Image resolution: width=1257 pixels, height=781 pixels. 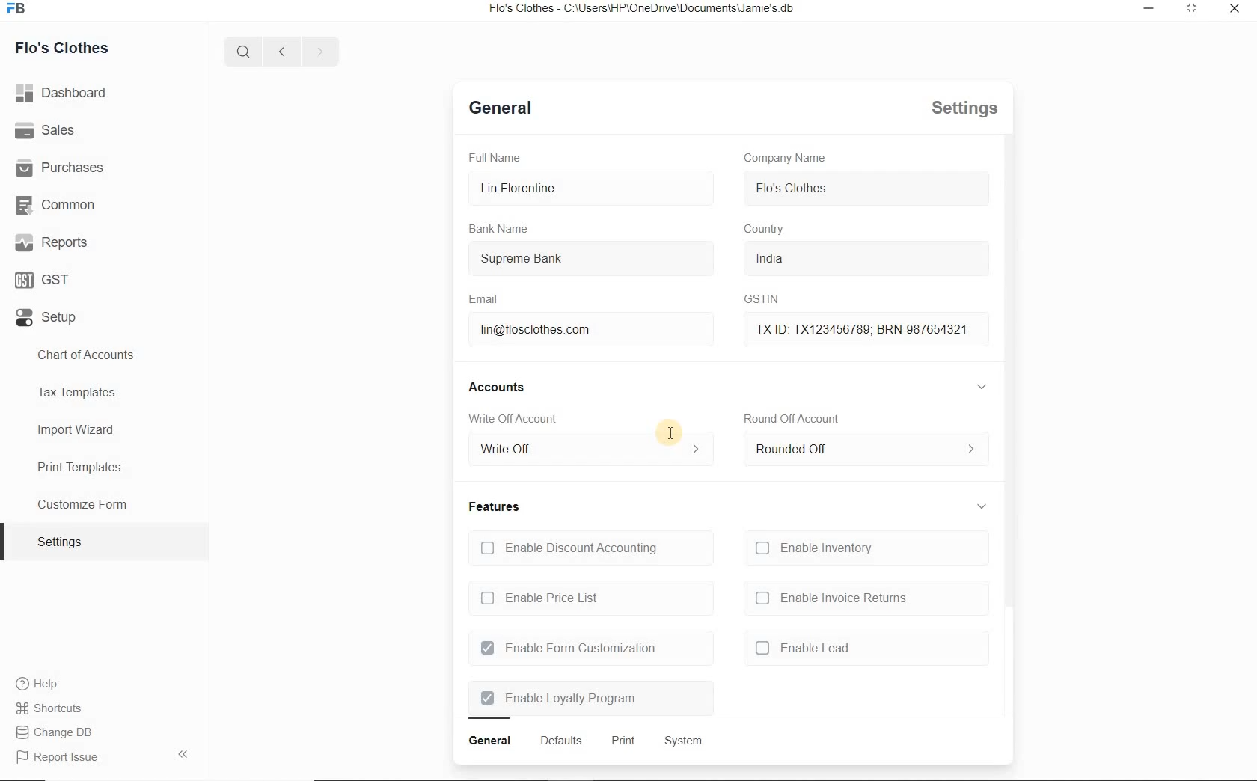 What do you see at coordinates (543, 598) in the screenshot?
I see `Enable Price List` at bounding box center [543, 598].